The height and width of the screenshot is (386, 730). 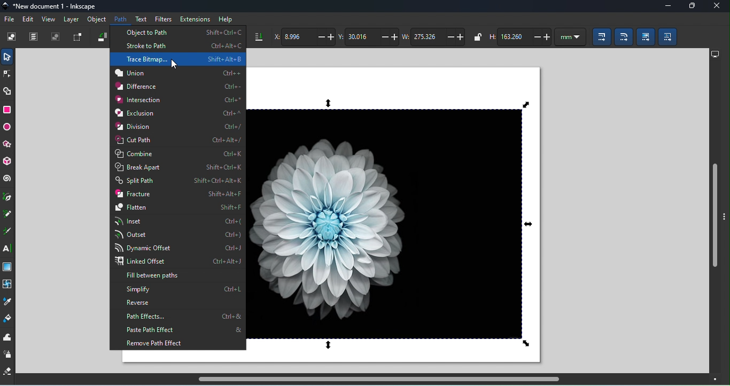 I want to click on 3D box tool, so click(x=7, y=161).